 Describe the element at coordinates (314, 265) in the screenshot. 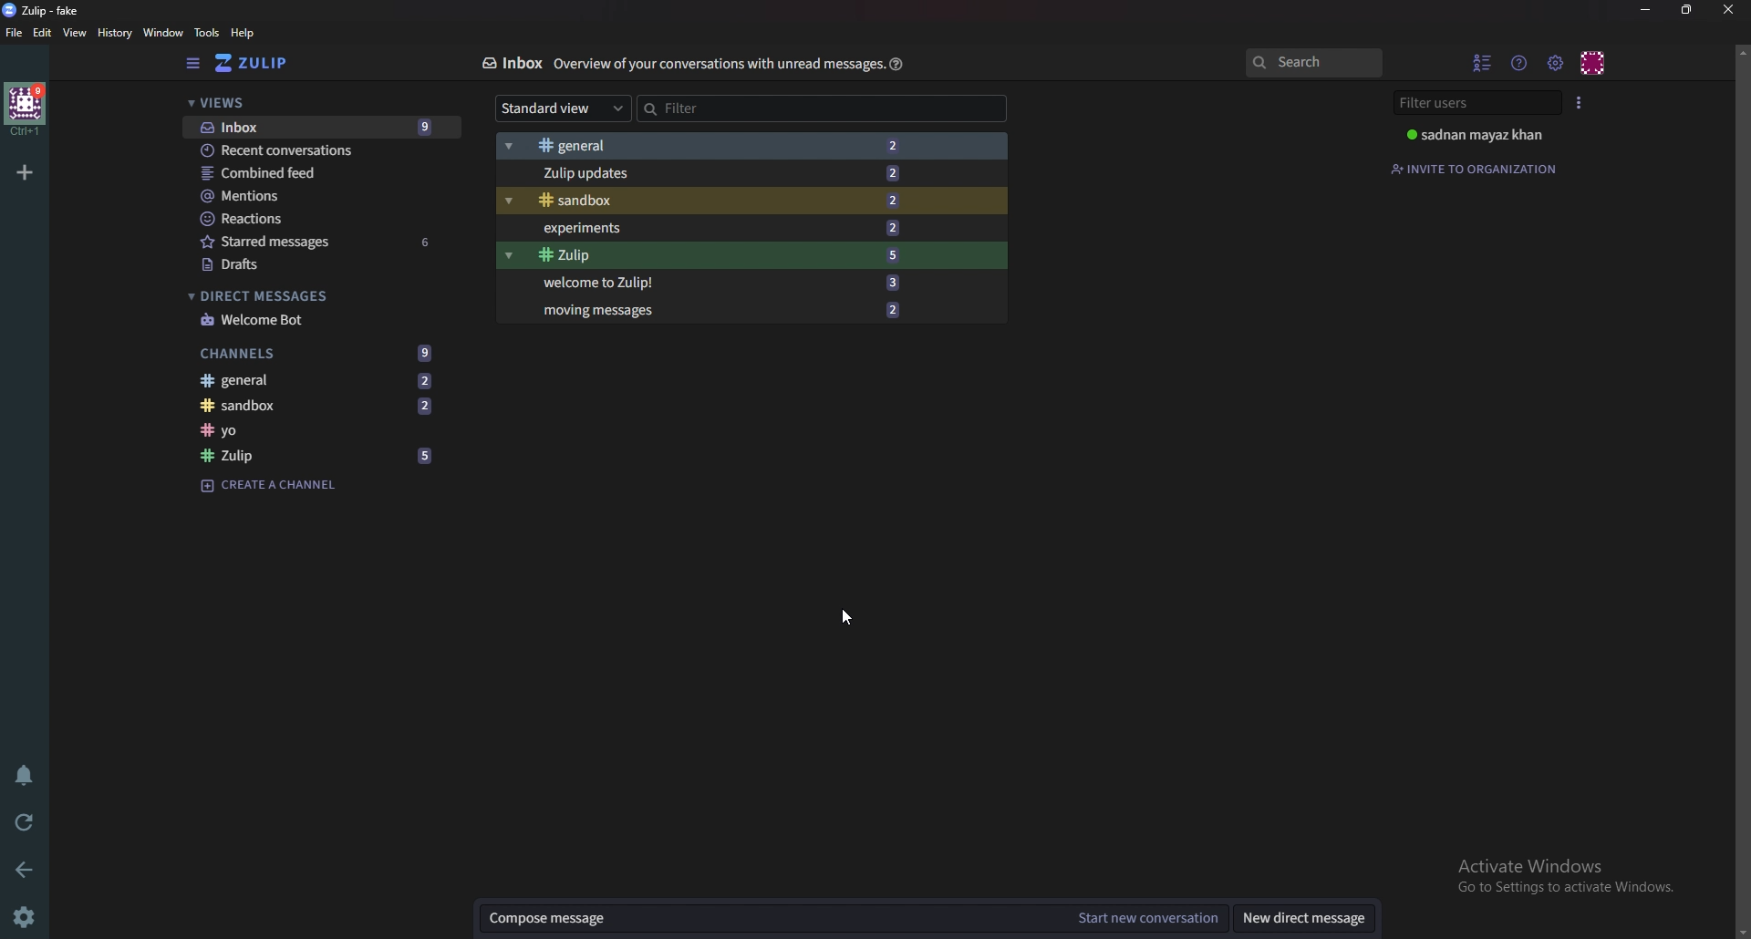

I see `drafts` at that location.